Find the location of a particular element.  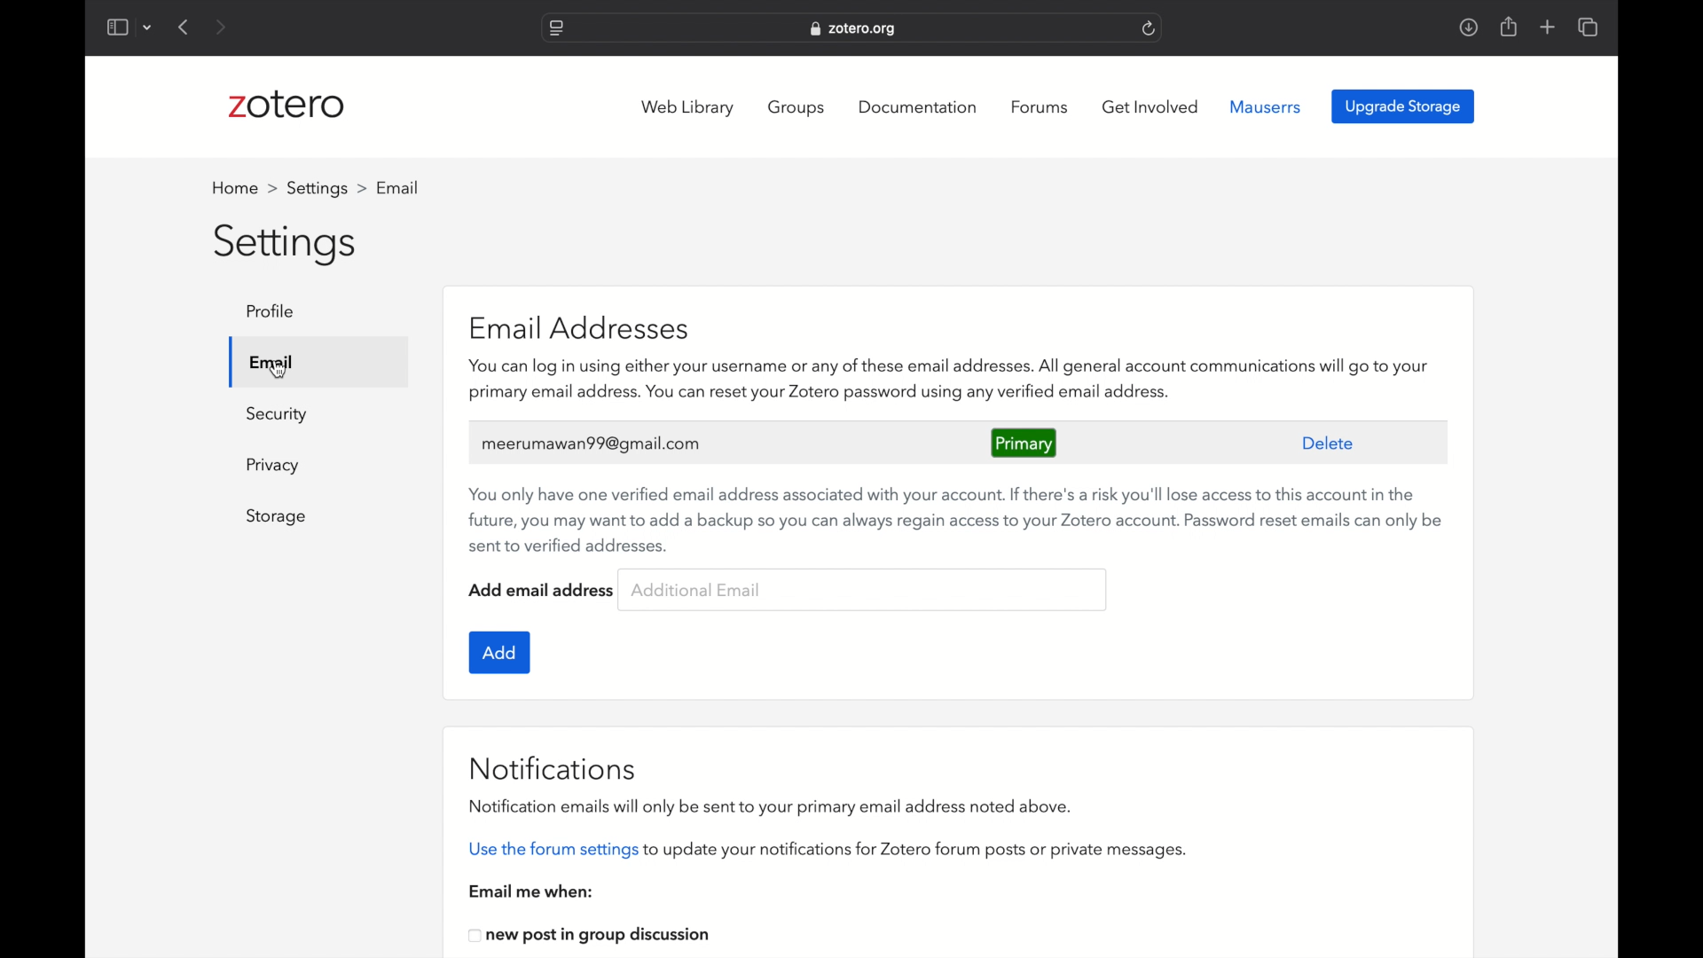

email addresses is located at coordinates (585, 328).